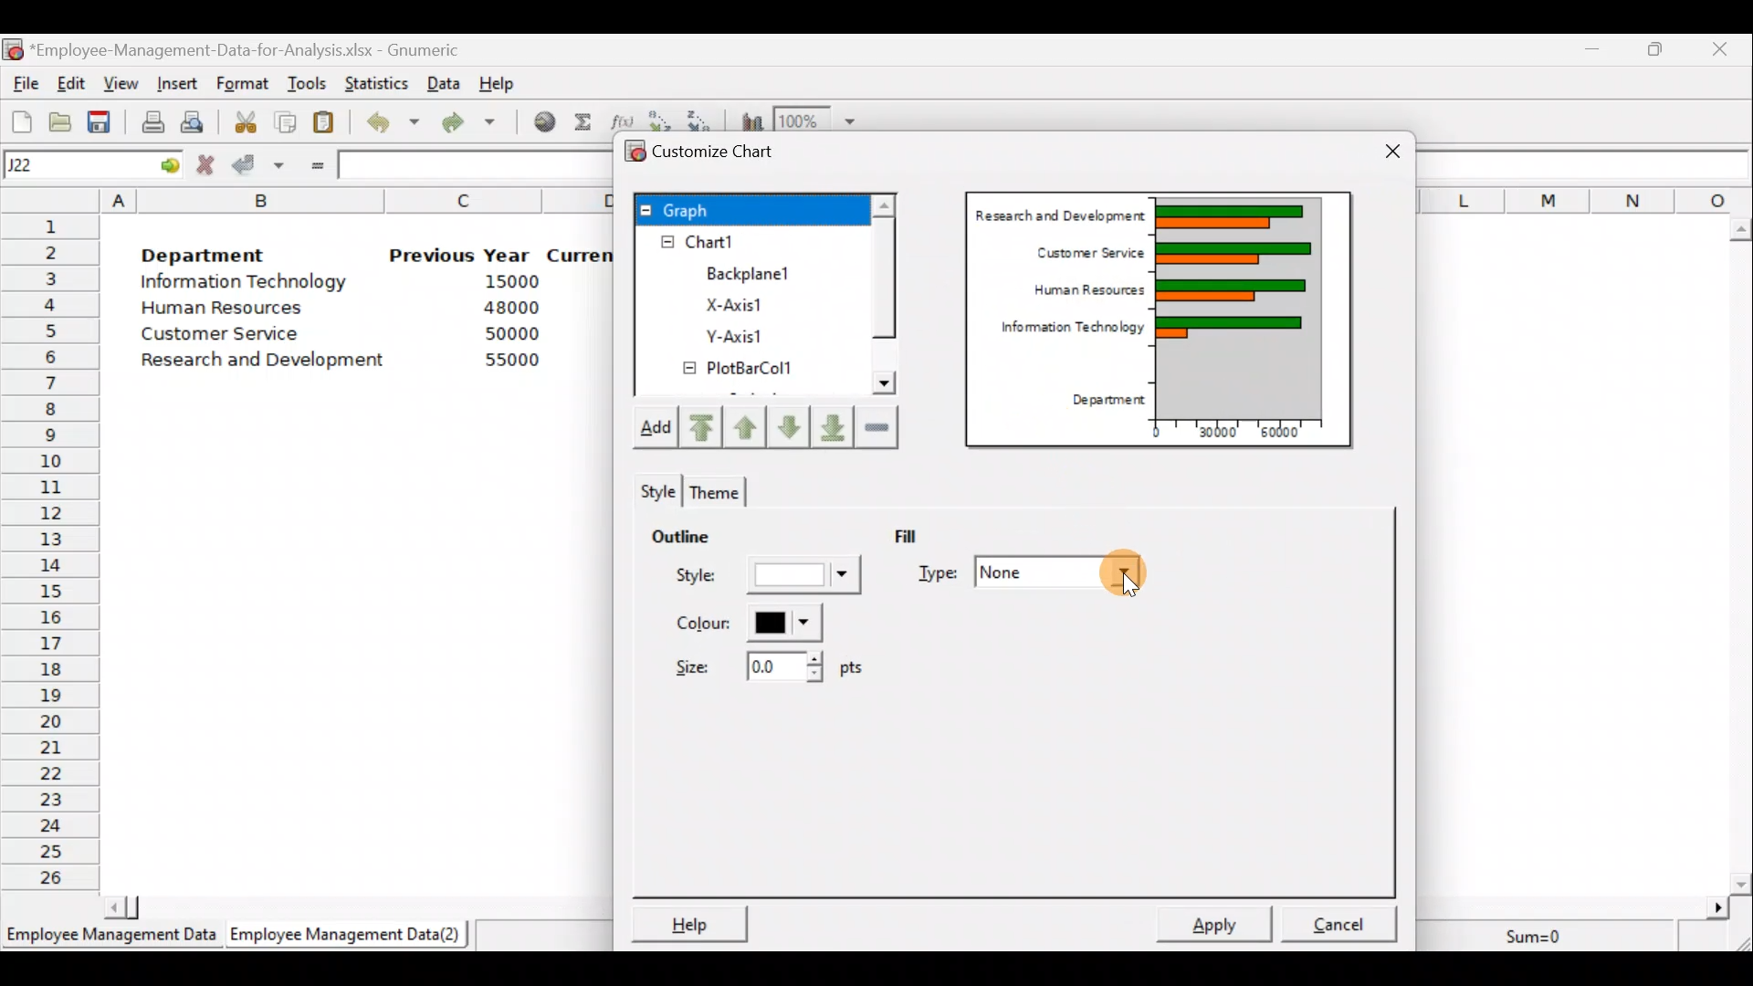 The height and width of the screenshot is (986, 1753). Describe the element at coordinates (1059, 216) in the screenshot. I see `Research and Development` at that location.